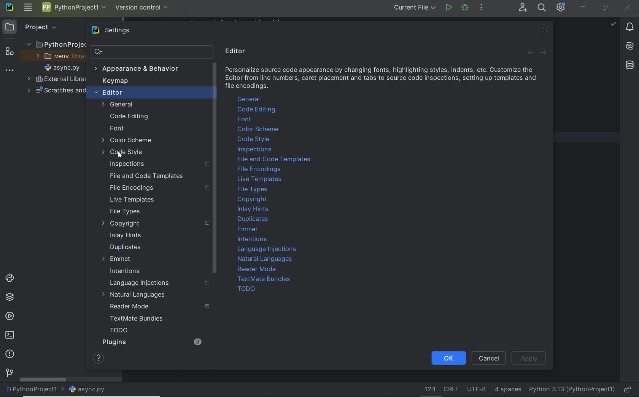 This screenshot has height=397, width=639. I want to click on project name, so click(74, 7).